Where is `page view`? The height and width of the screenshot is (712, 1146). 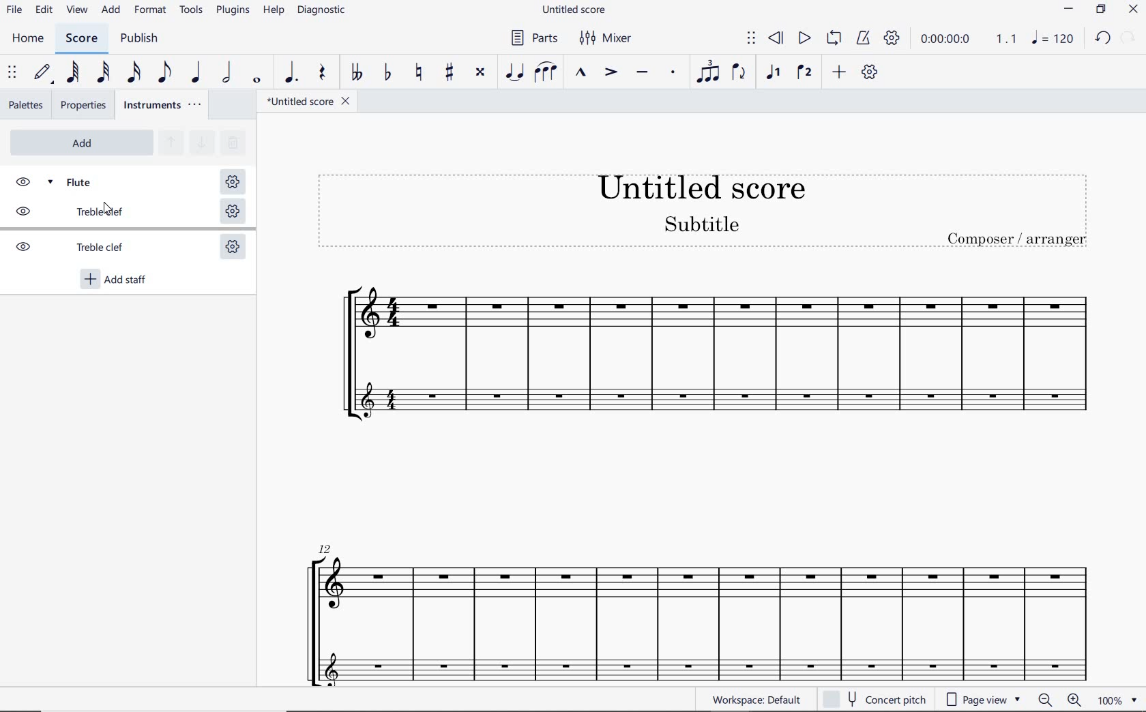
page view is located at coordinates (982, 698).